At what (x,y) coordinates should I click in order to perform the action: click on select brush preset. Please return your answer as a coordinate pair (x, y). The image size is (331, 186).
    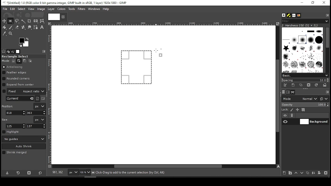
    Looking at the image, I should click on (306, 75).